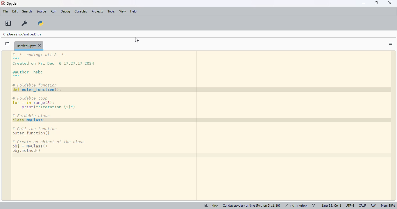 The height and width of the screenshot is (209, 397). Describe the element at coordinates (12, 3) in the screenshot. I see `spyder` at that location.